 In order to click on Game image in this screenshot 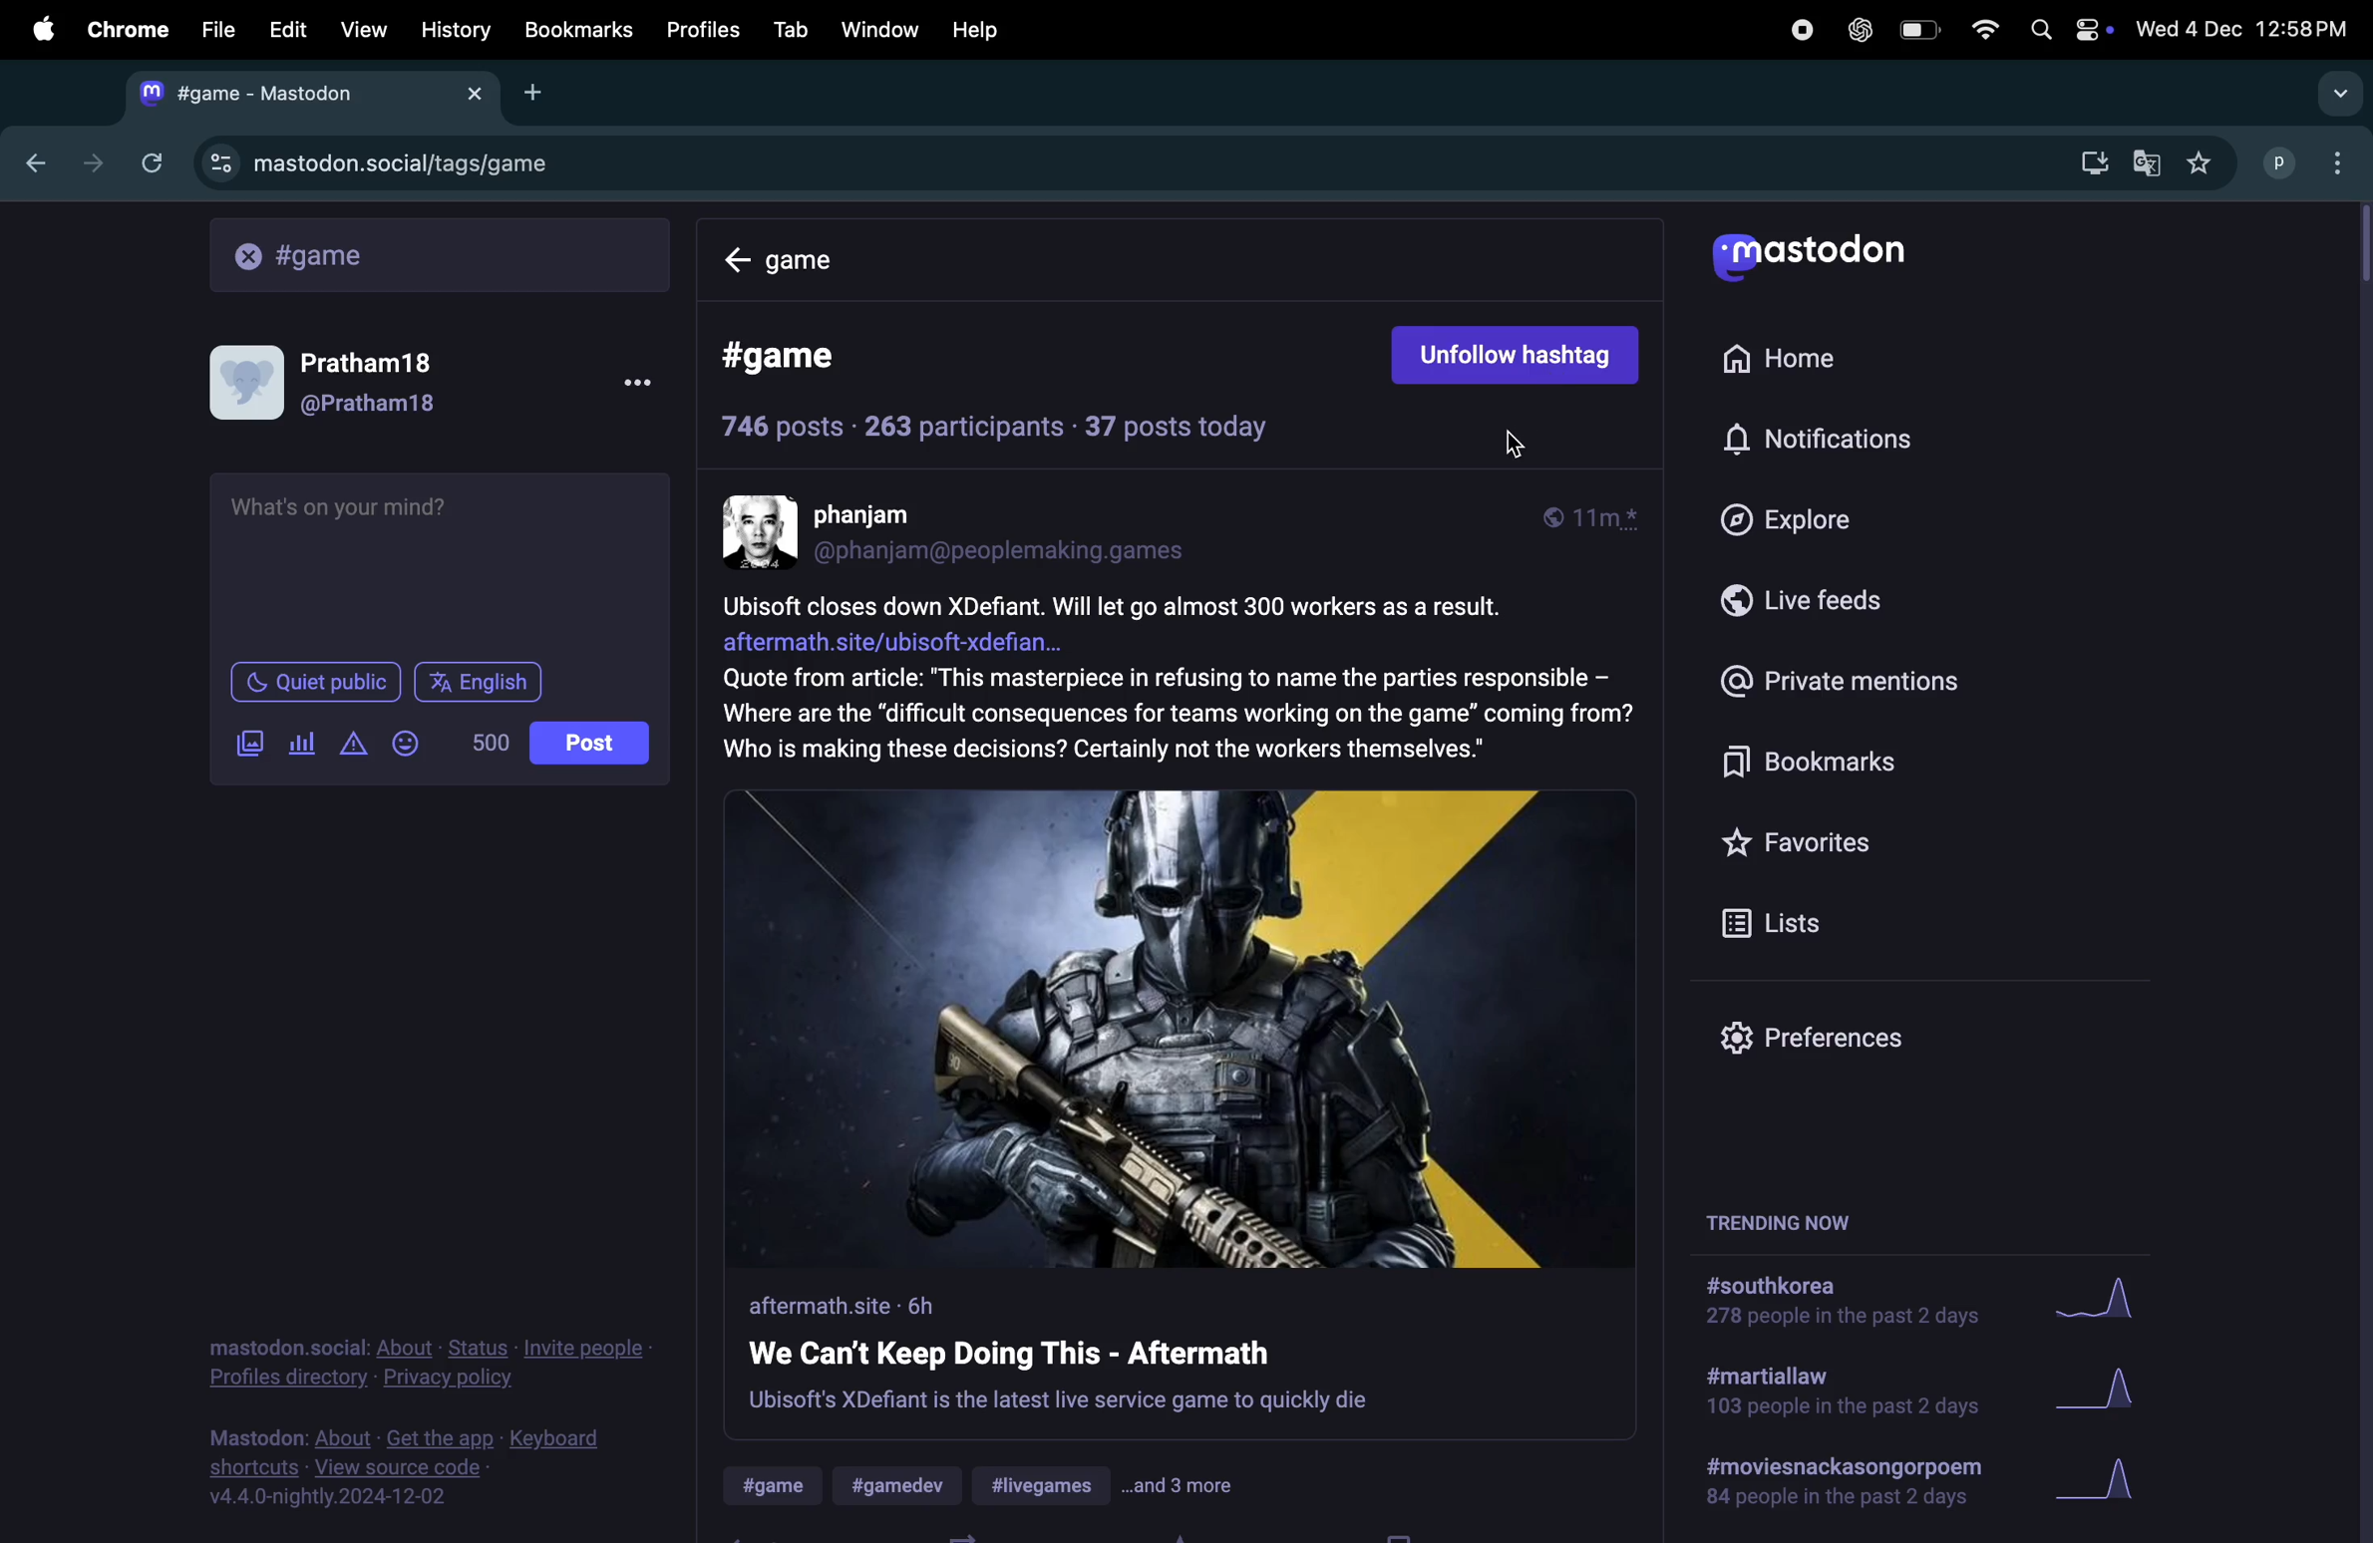, I will do `click(1183, 1026)`.